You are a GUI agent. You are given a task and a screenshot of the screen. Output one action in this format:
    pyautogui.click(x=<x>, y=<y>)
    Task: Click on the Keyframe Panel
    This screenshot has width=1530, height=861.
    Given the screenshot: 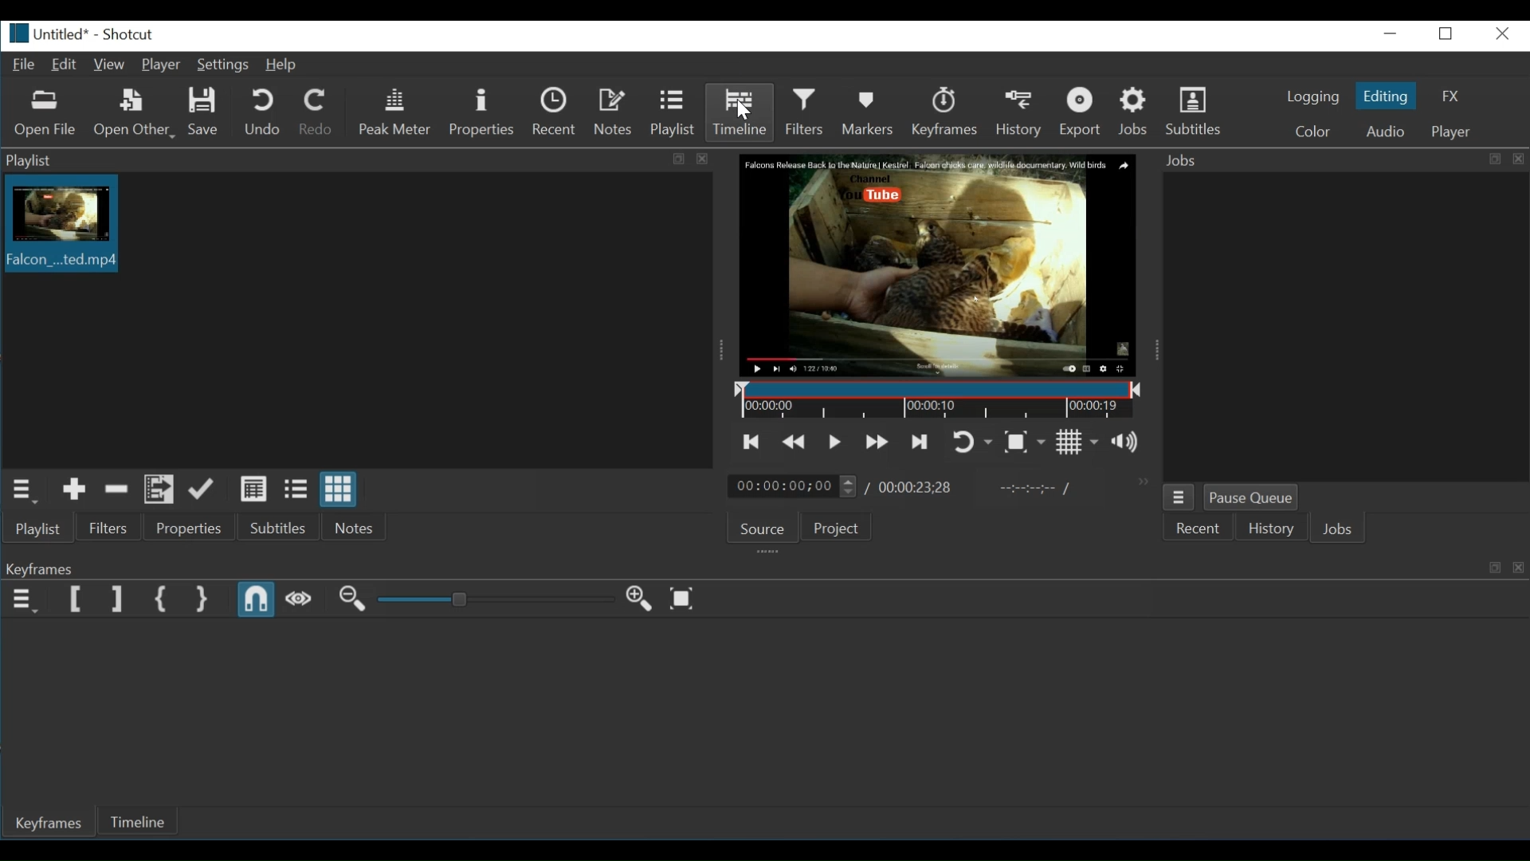 What is the action you would take?
    pyautogui.click(x=761, y=568)
    